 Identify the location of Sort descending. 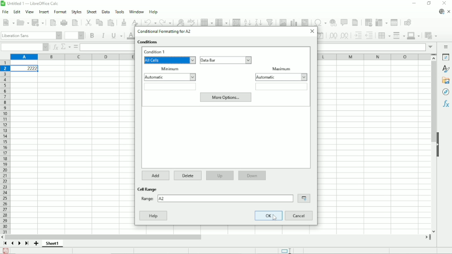
(258, 22).